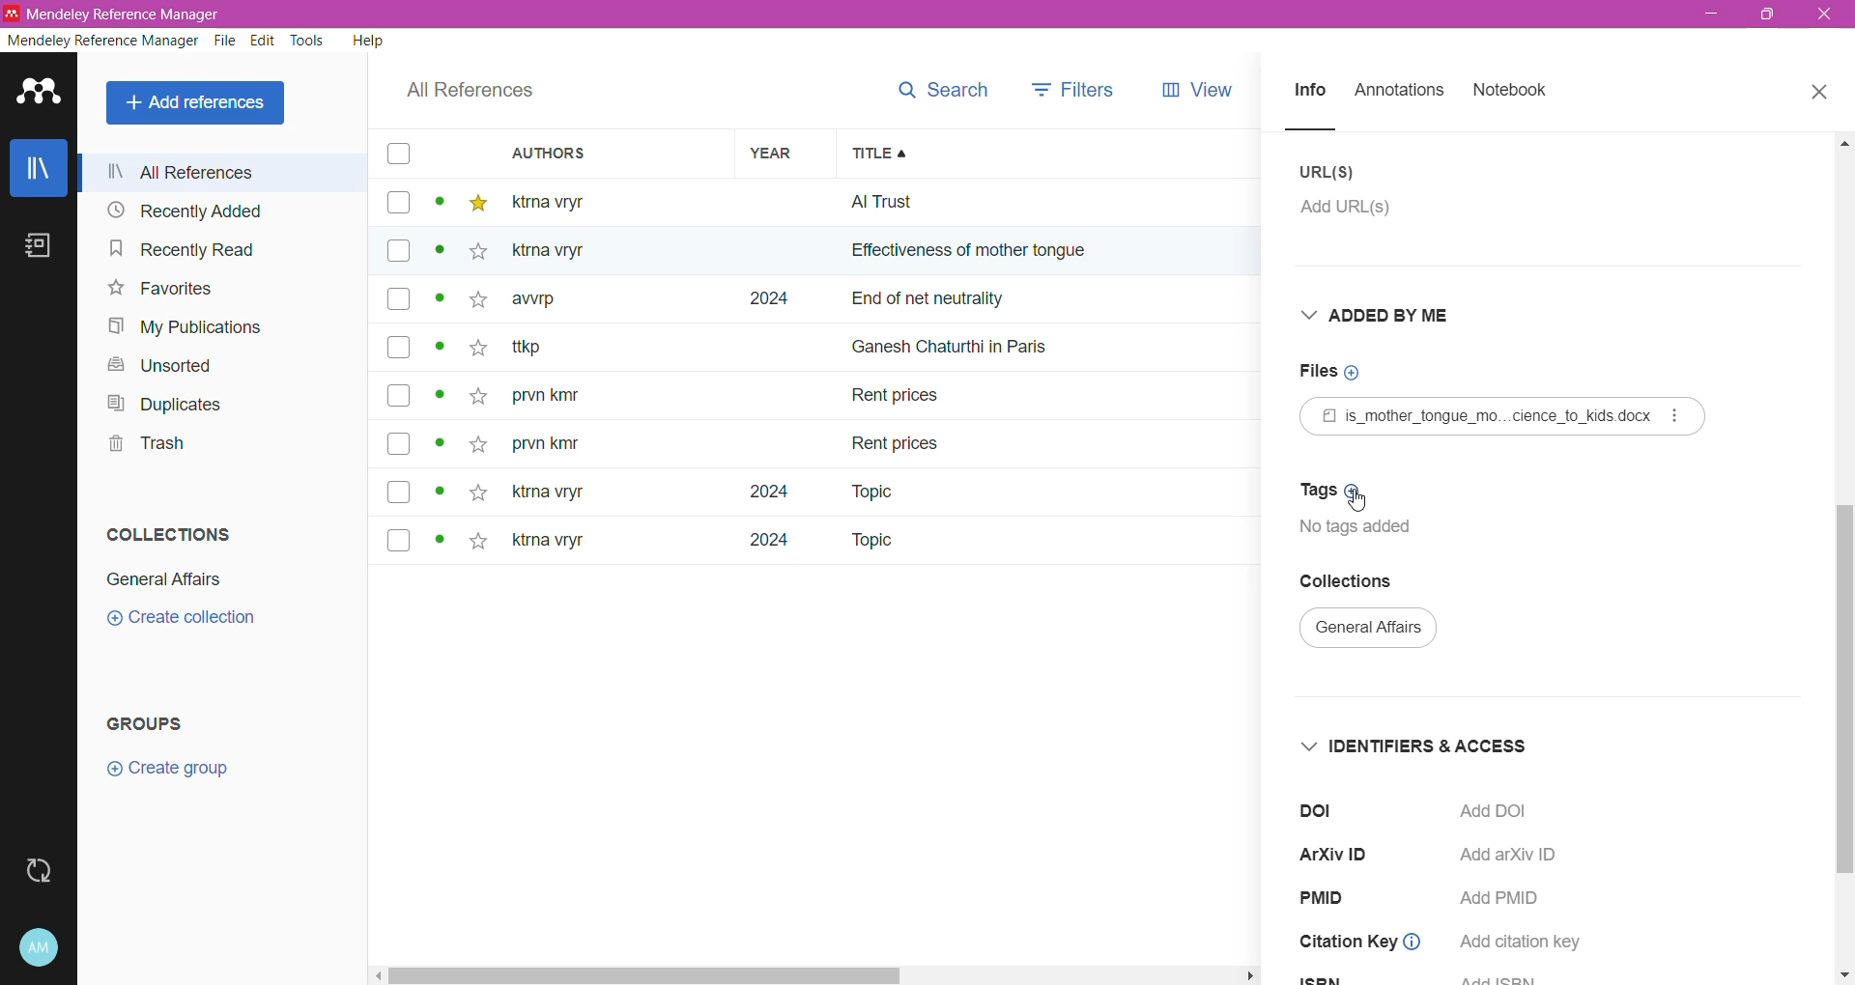  What do you see at coordinates (204, 248) in the screenshot?
I see `Recently Read` at bounding box center [204, 248].